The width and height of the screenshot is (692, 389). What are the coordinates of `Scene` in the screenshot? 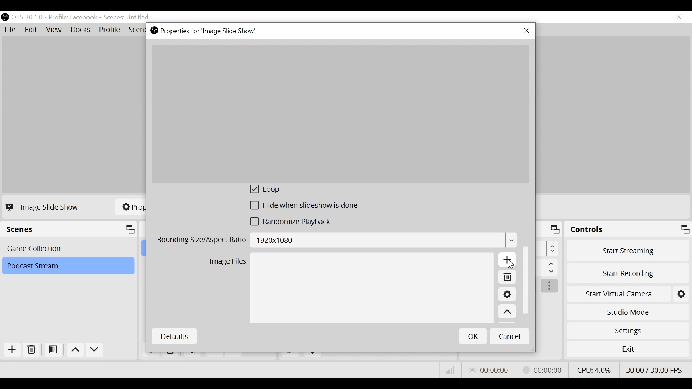 It's located at (70, 248).